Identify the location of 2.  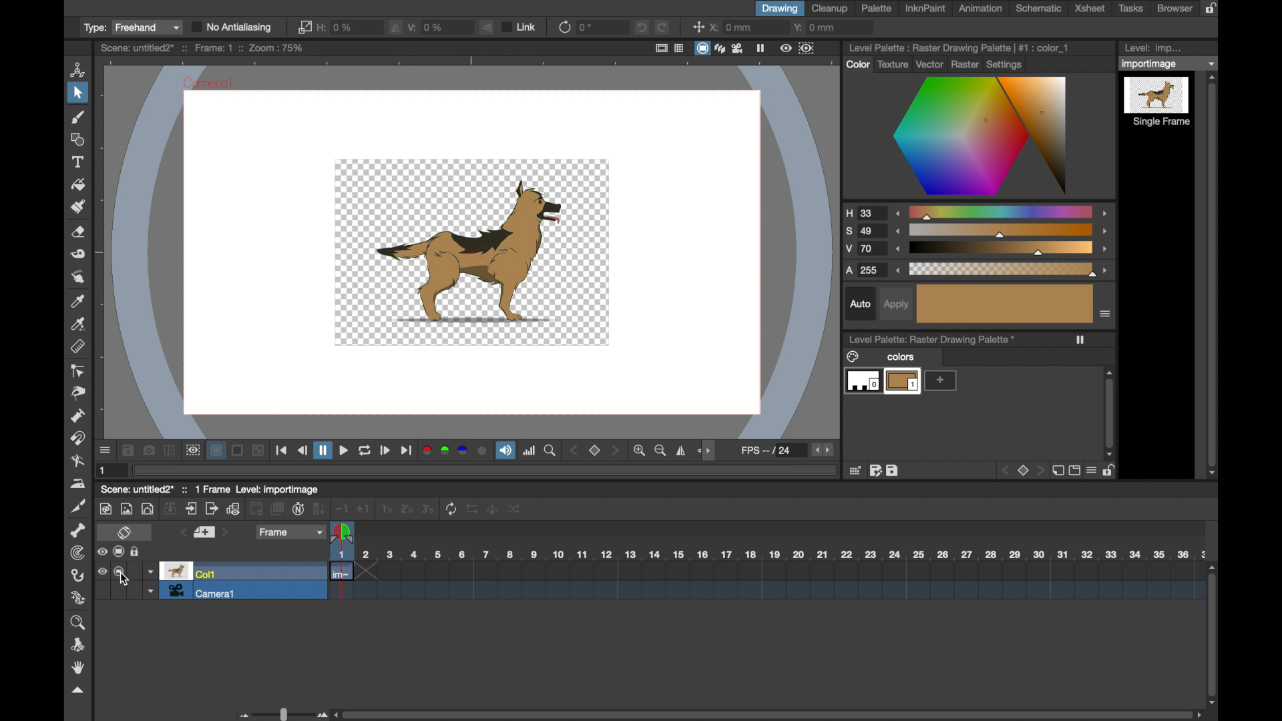
(405, 509).